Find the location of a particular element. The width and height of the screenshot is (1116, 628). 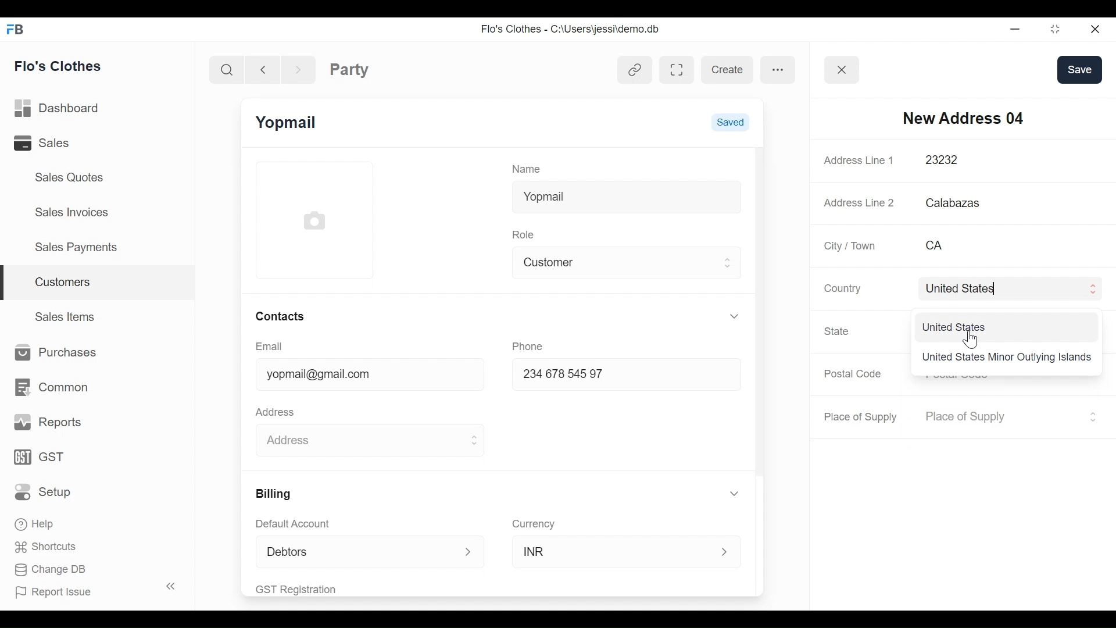

 is located at coordinates (842, 70).